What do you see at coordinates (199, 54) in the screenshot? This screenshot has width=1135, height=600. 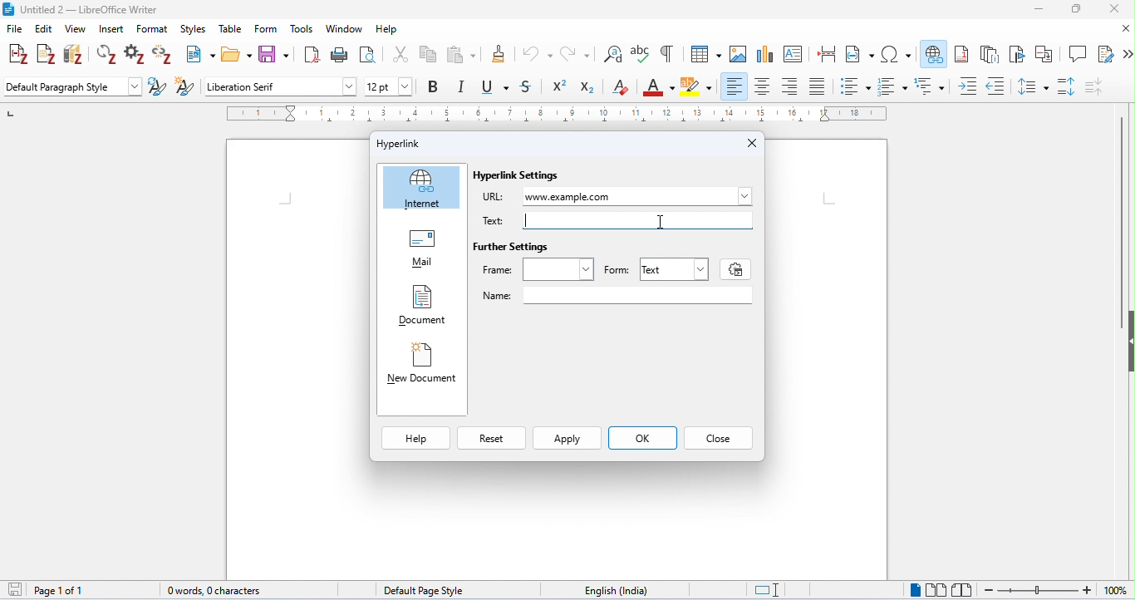 I see `new` at bounding box center [199, 54].